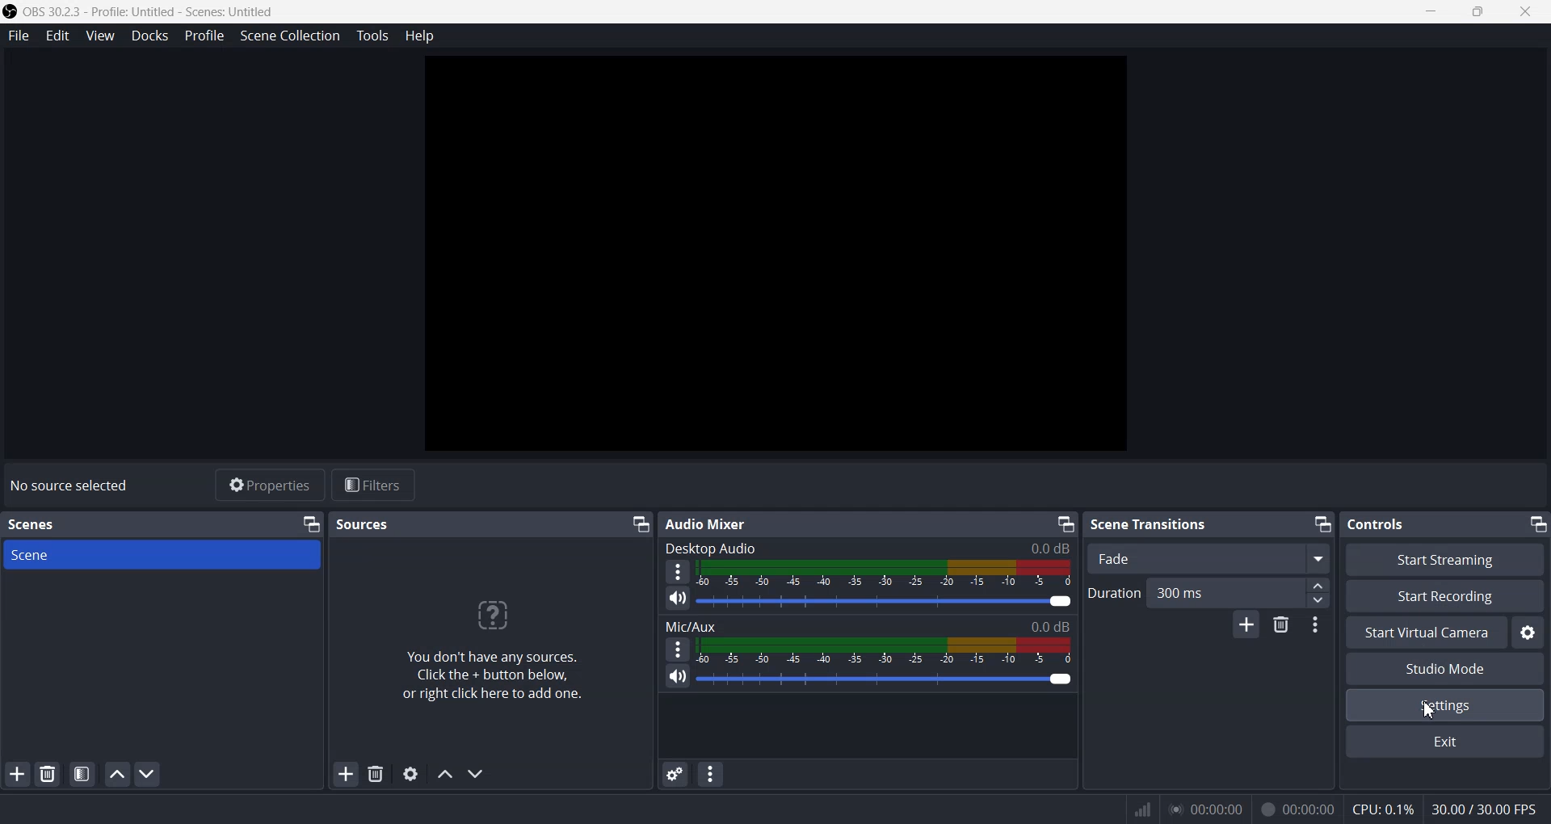 This screenshot has height=824, width=1551. Describe the element at coordinates (363, 523) in the screenshot. I see `Sources` at that location.